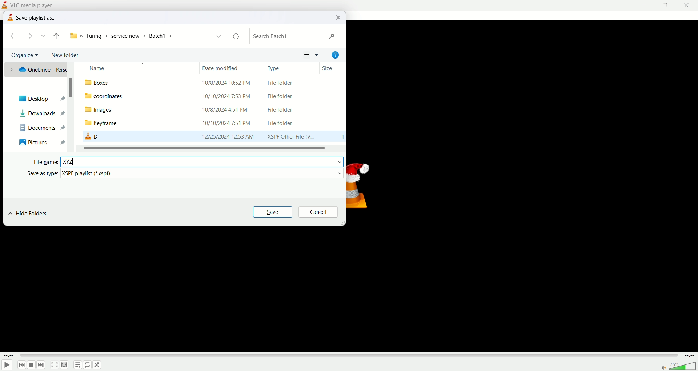 The height and width of the screenshot is (371, 698). Describe the element at coordinates (32, 366) in the screenshot. I see `stop` at that location.